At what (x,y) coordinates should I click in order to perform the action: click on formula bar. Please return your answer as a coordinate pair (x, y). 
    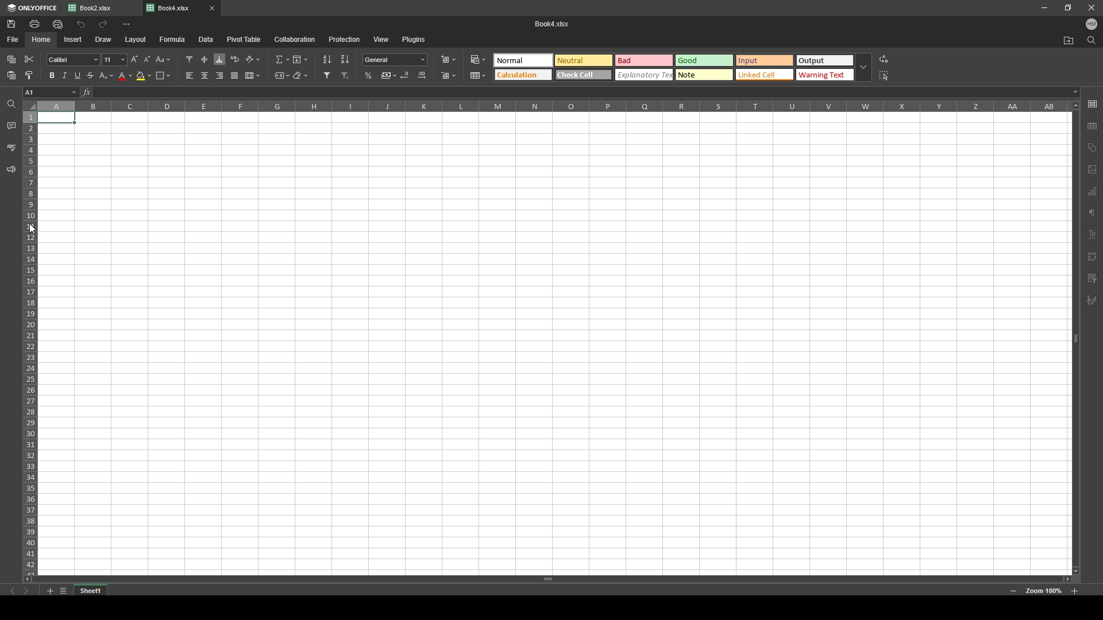
    Looking at the image, I should click on (581, 91).